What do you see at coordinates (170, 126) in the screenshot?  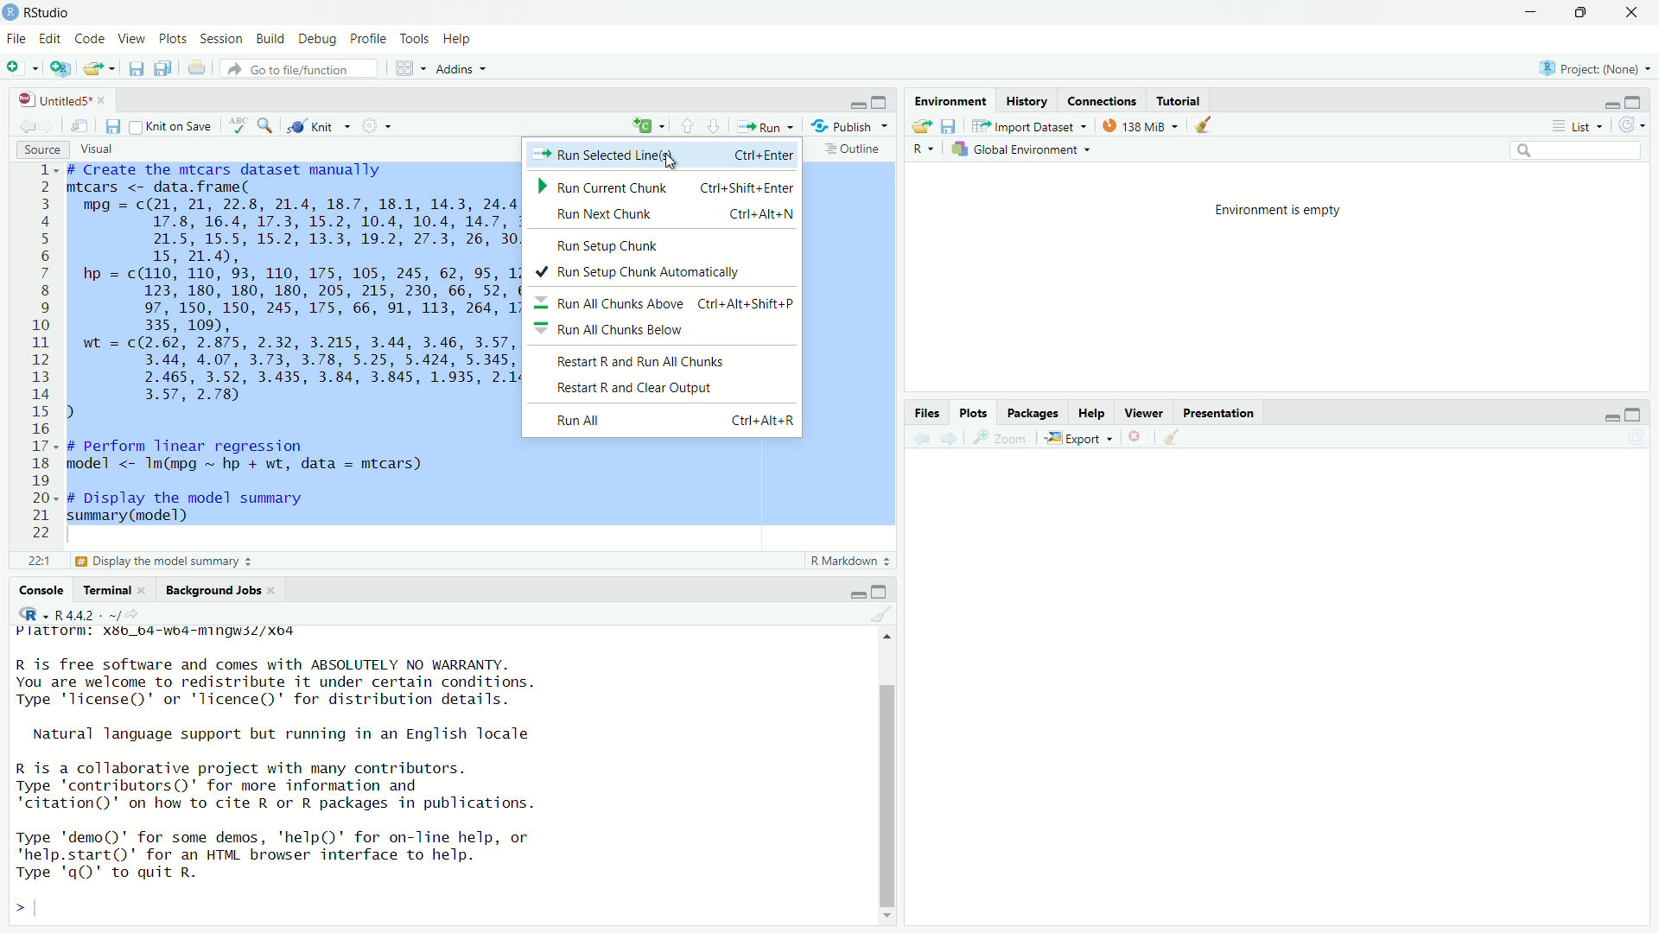 I see `knit on save` at bounding box center [170, 126].